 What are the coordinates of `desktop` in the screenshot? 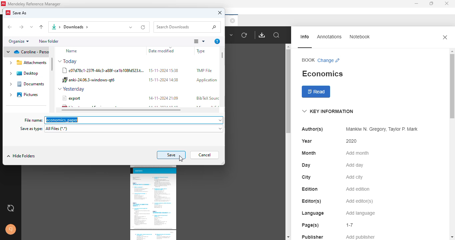 It's located at (25, 73).